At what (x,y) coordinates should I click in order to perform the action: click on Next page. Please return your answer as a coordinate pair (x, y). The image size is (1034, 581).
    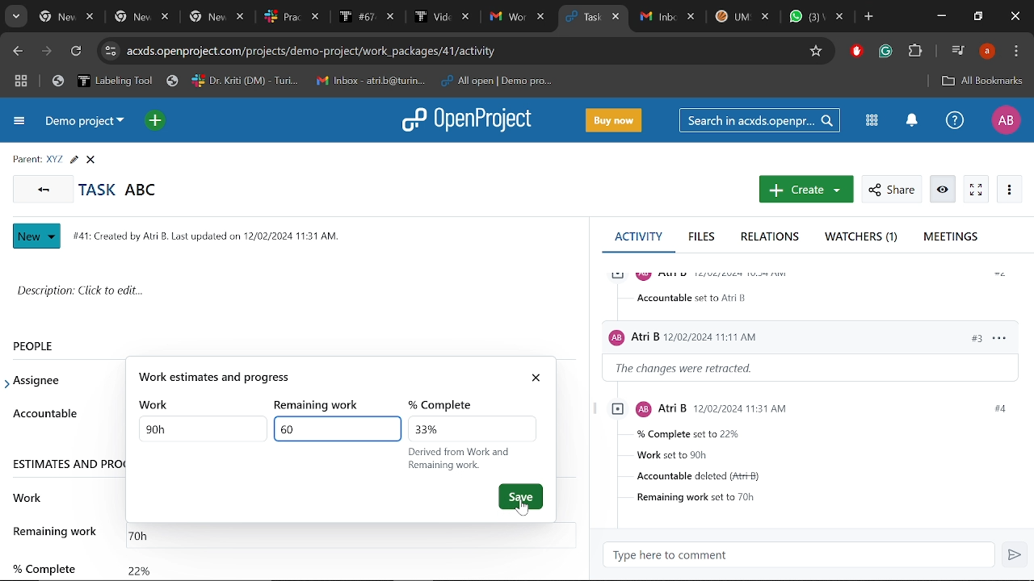
    Looking at the image, I should click on (49, 52).